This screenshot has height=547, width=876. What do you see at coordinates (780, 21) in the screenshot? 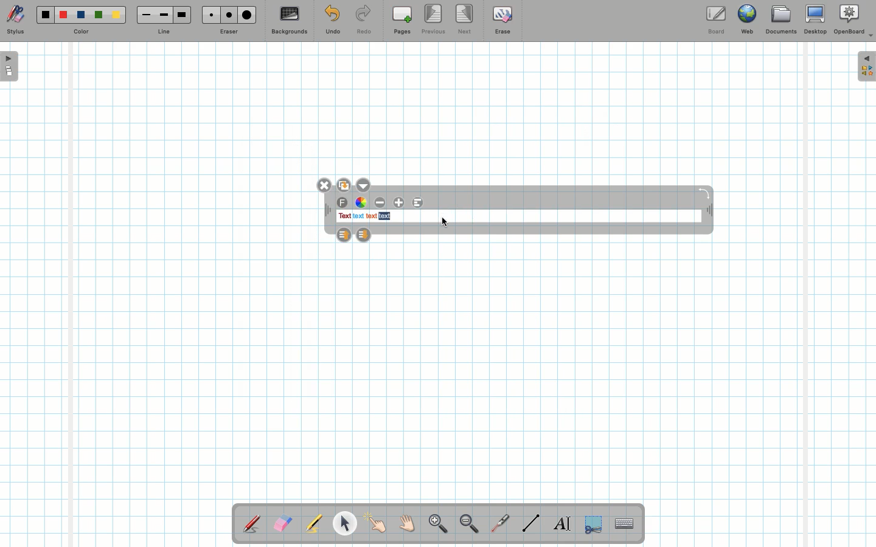
I see `Documents` at bounding box center [780, 21].